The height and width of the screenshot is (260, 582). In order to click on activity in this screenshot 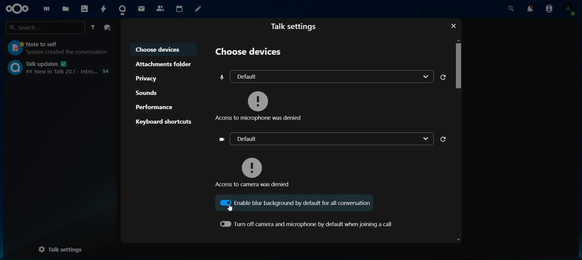, I will do `click(105, 9)`.